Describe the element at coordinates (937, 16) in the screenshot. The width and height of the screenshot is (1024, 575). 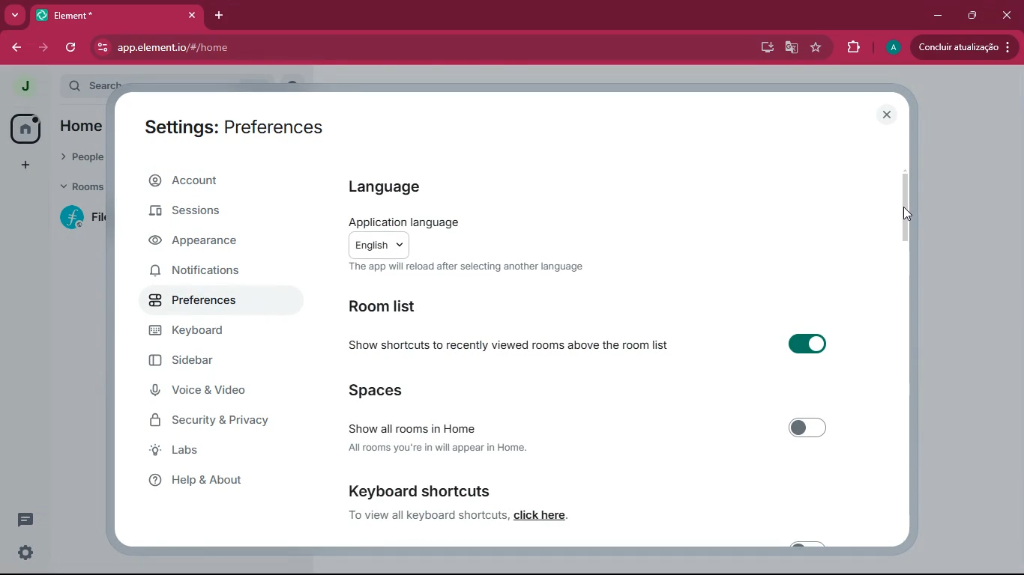
I see `minimize` at that location.